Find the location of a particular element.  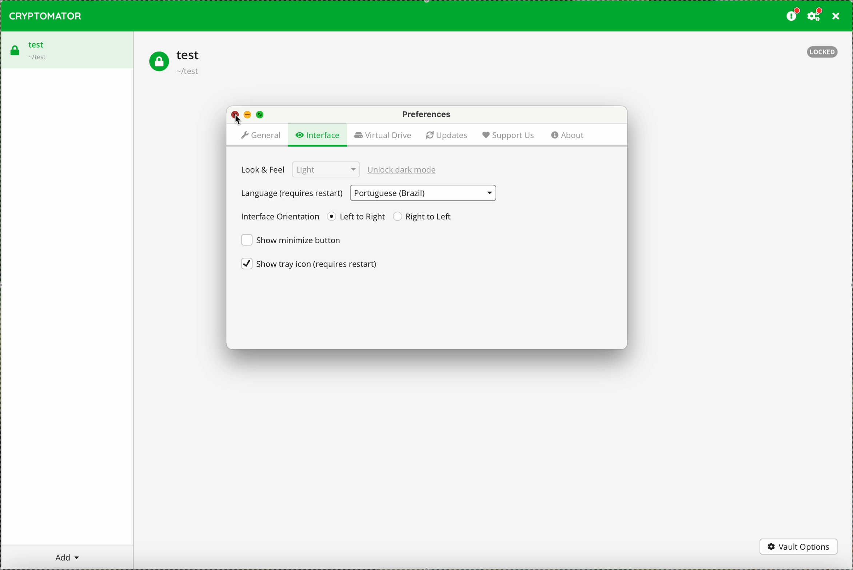

show minimize button is located at coordinates (292, 240).